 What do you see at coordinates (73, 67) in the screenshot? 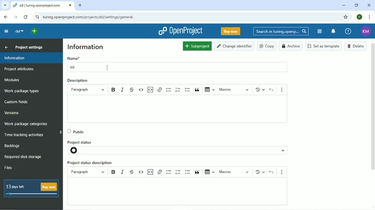
I see `dd` at bounding box center [73, 67].